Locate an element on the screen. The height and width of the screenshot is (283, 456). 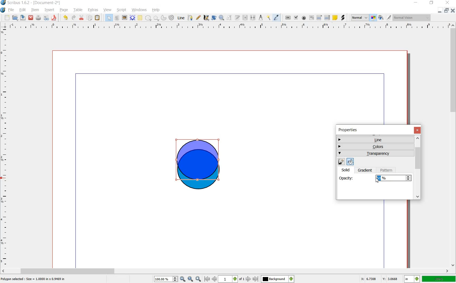
1 is located at coordinates (228, 279).